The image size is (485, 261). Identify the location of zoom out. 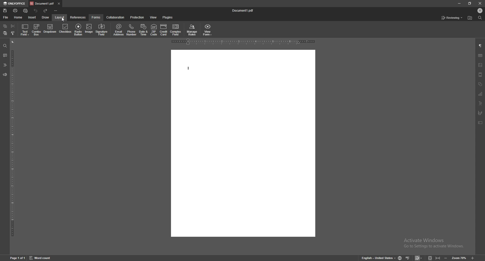
(446, 258).